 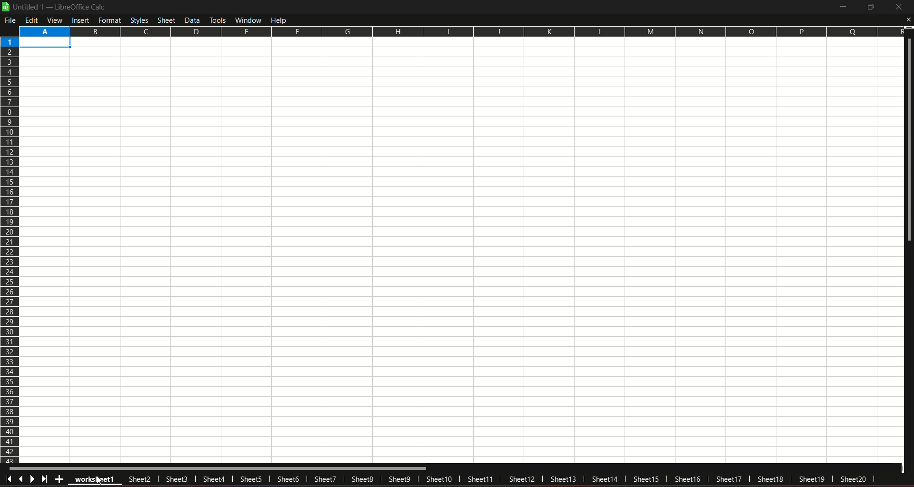 What do you see at coordinates (908, 142) in the screenshot?
I see `vertical scroll` at bounding box center [908, 142].